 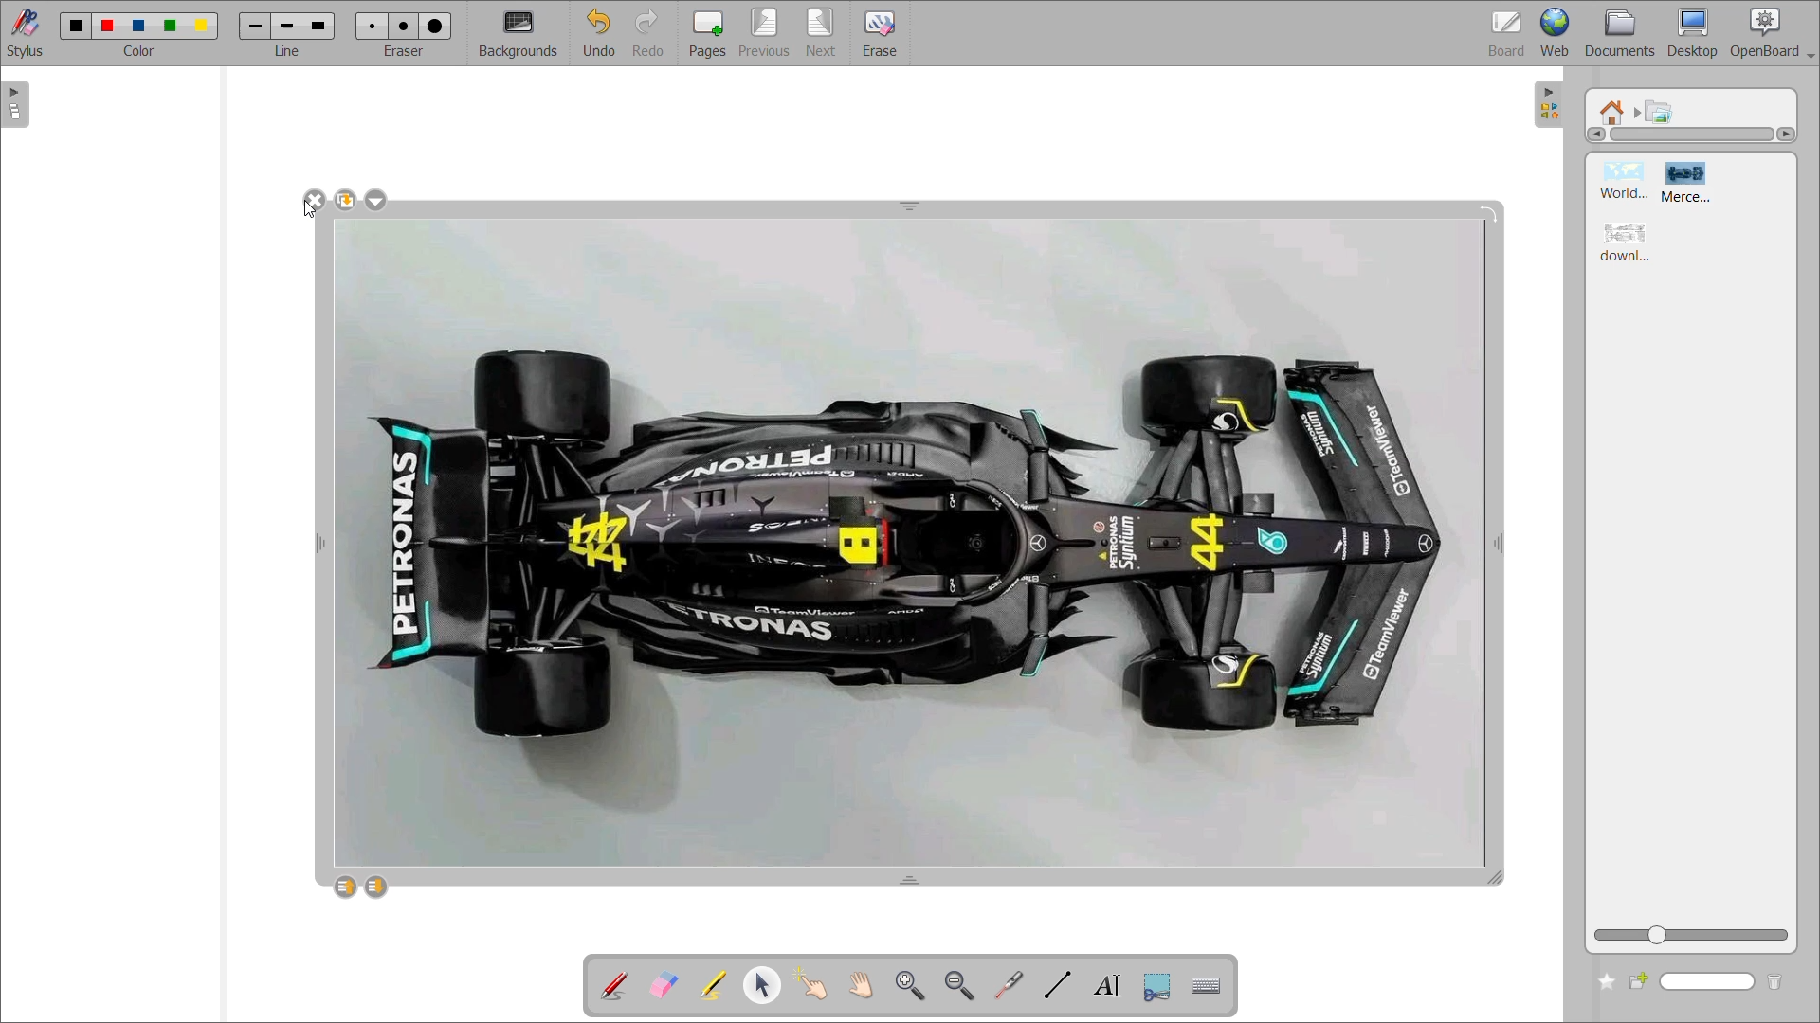 I want to click on image, so click(x=909, y=542).